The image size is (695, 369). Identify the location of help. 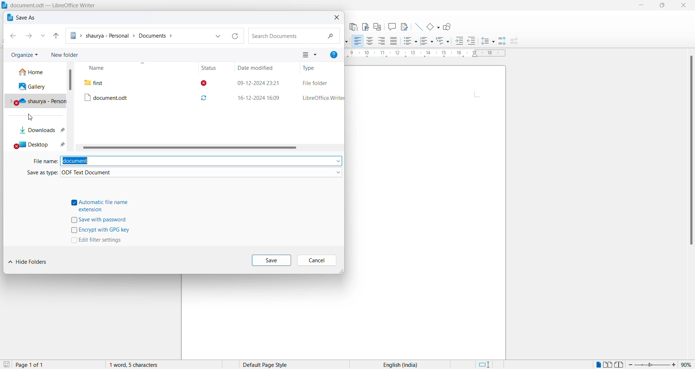
(335, 55).